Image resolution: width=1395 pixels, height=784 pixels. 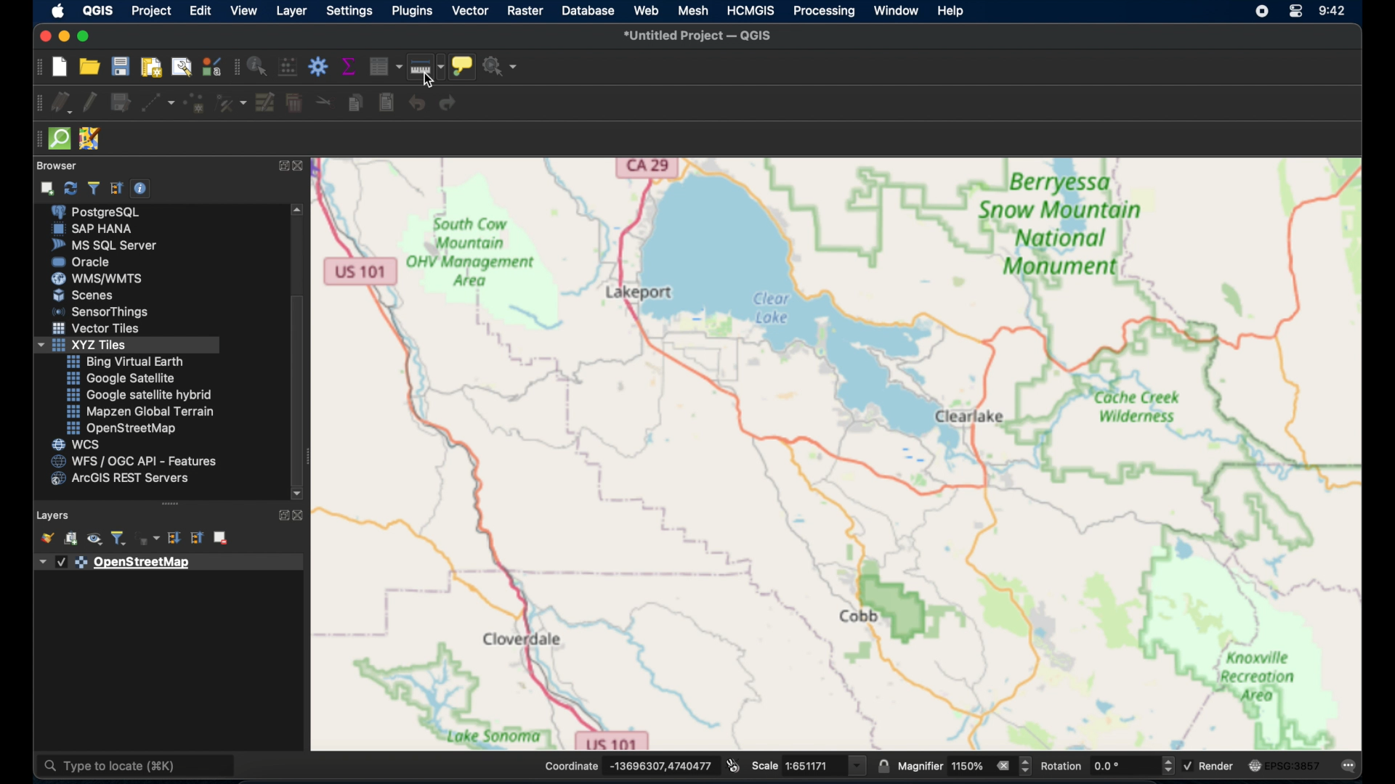 I want to click on add selected, so click(x=49, y=188).